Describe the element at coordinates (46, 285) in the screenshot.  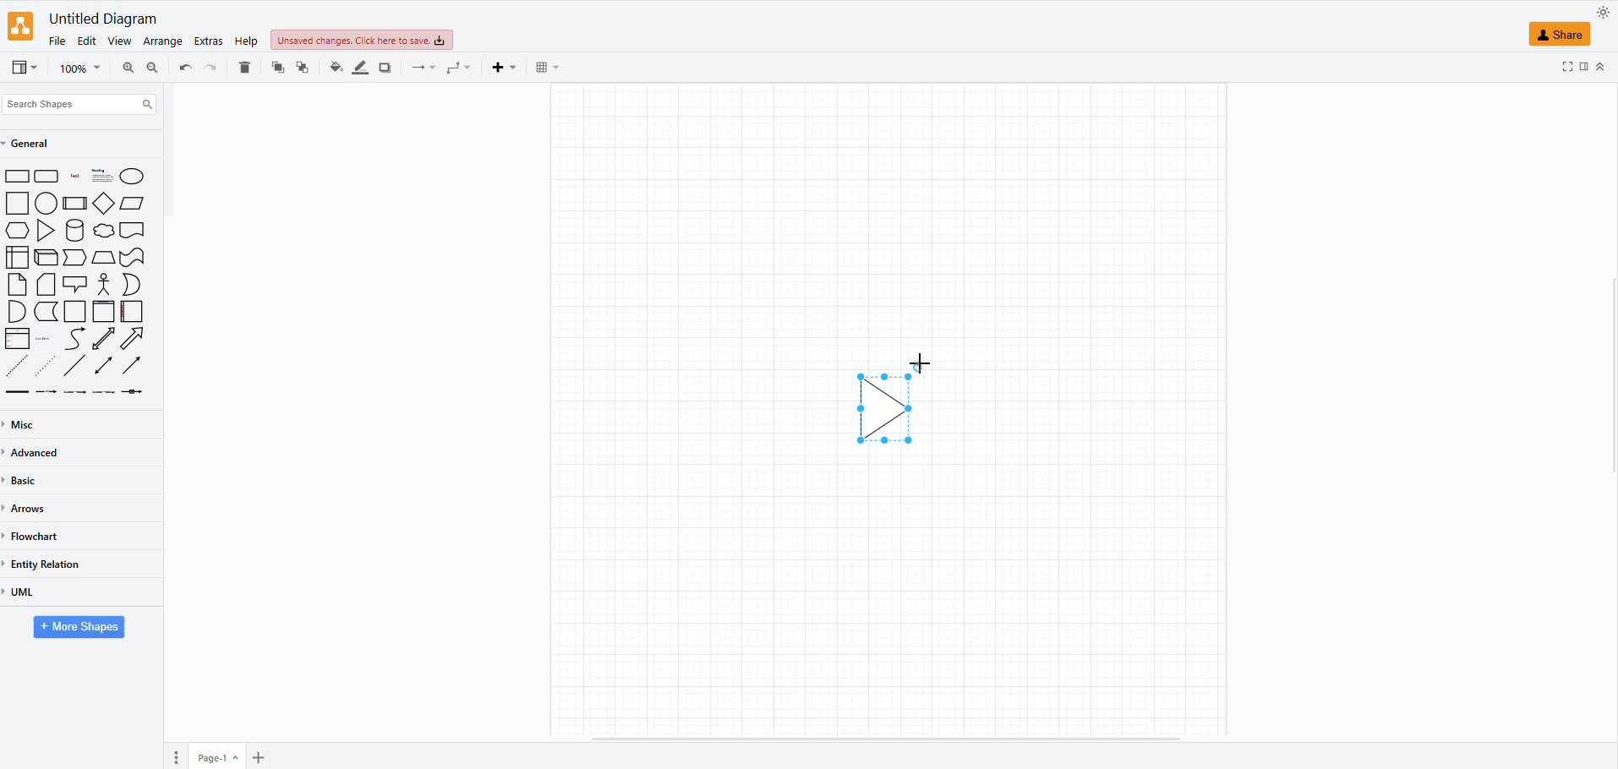
I see `File Icon` at that location.